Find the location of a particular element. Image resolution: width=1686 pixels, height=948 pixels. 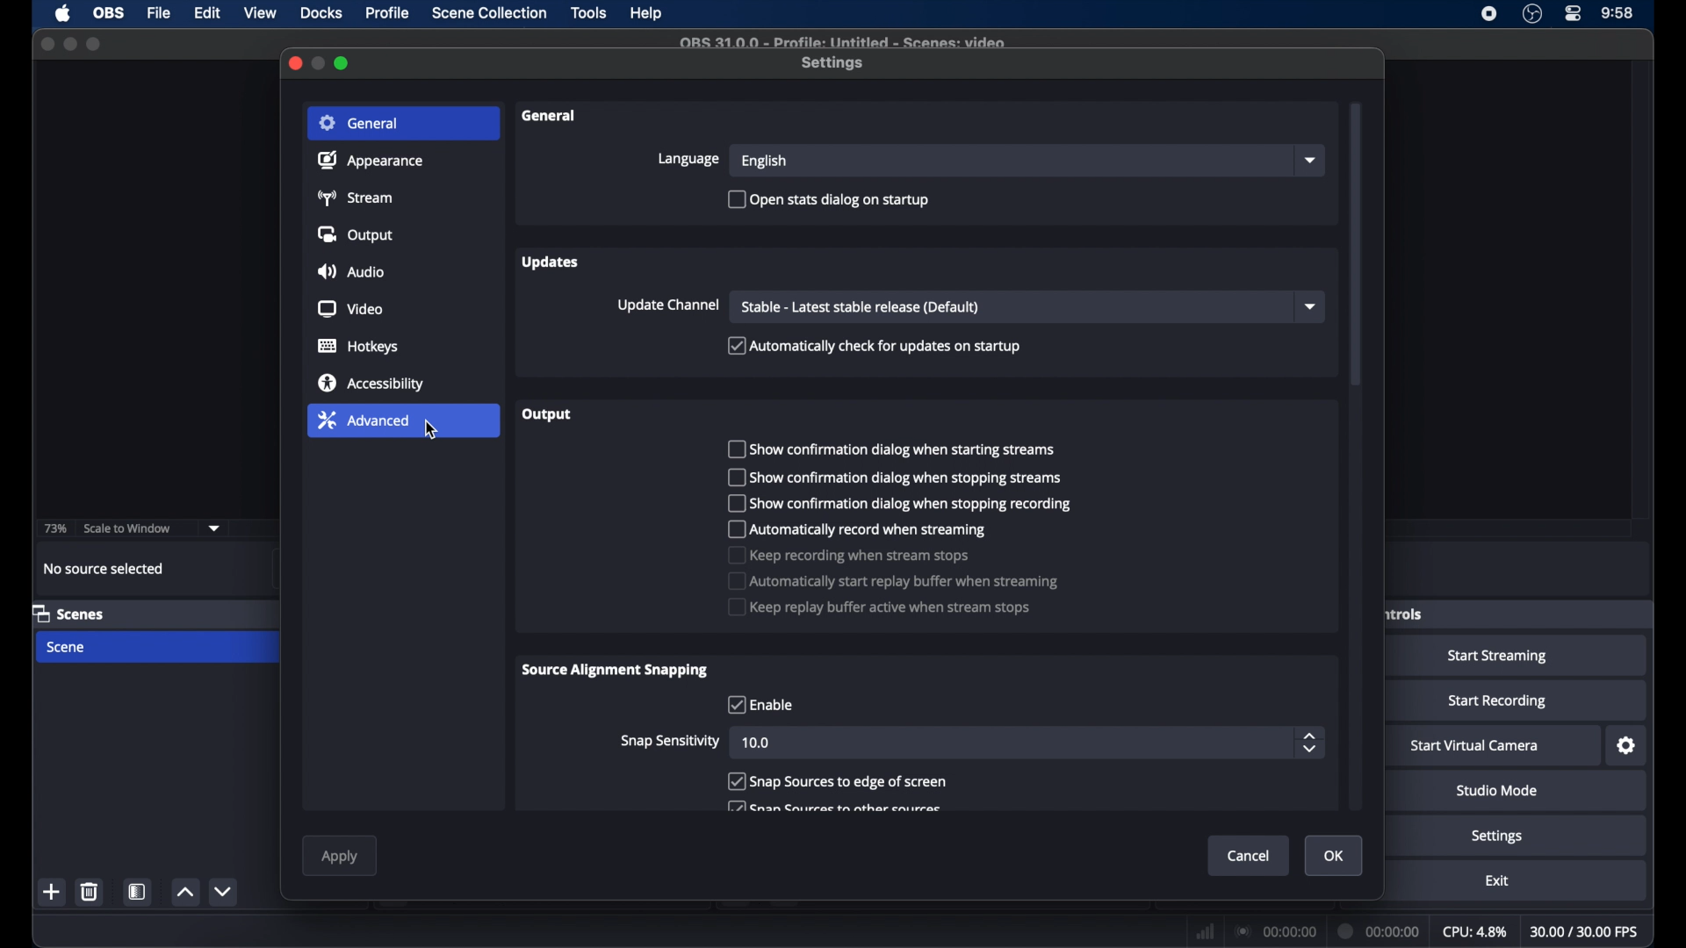

filename is located at coordinates (843, 43).